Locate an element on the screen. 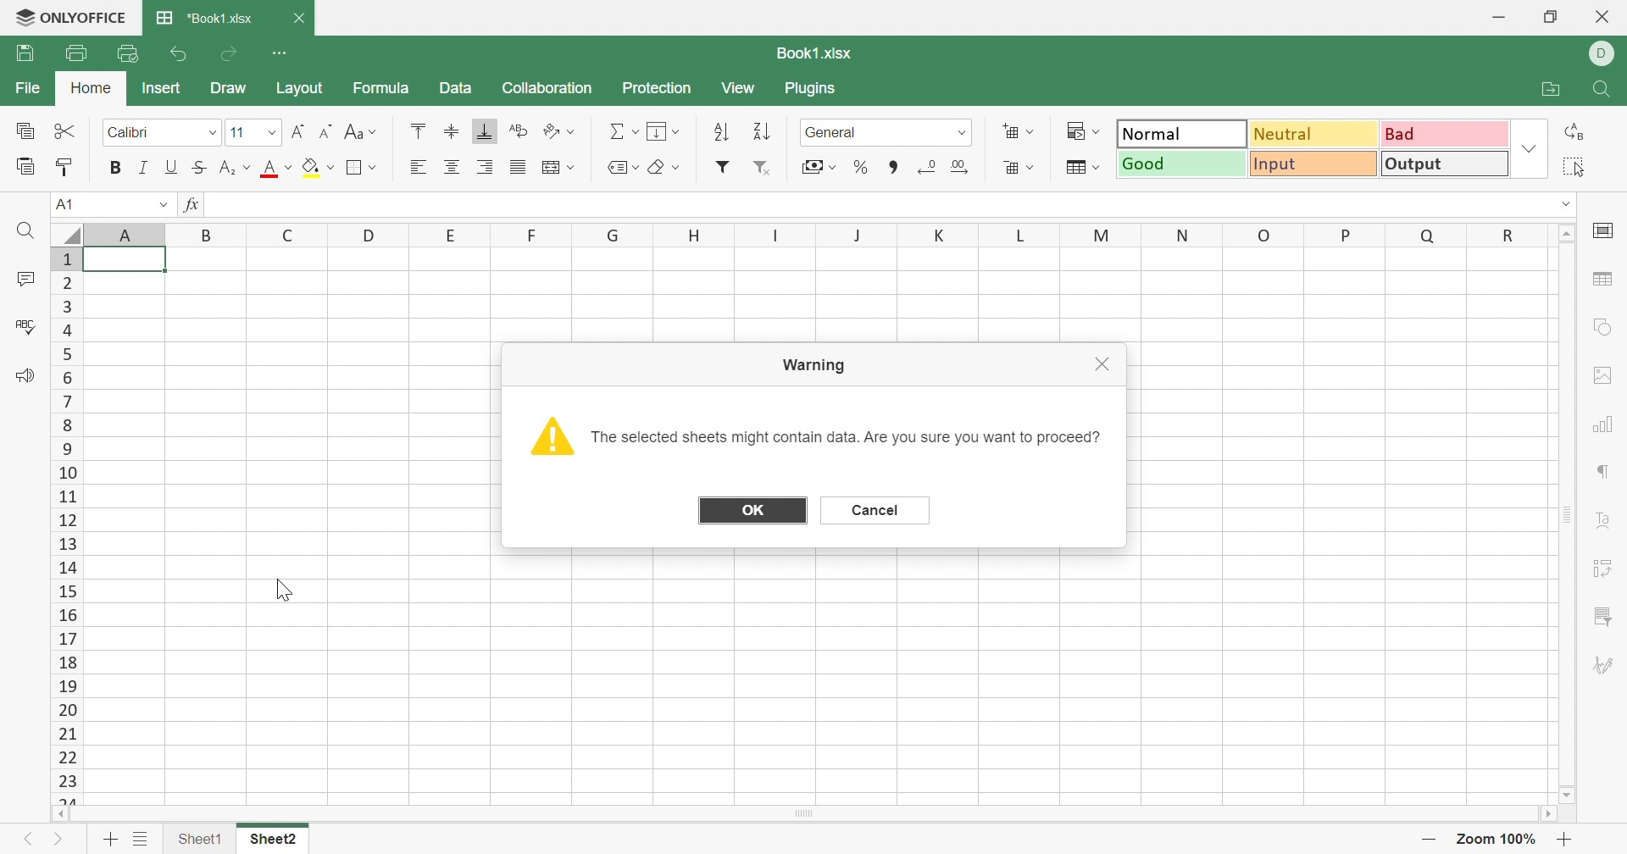 The image size is (1627, 854). Sheet2 is located at coordinates (274, 838).